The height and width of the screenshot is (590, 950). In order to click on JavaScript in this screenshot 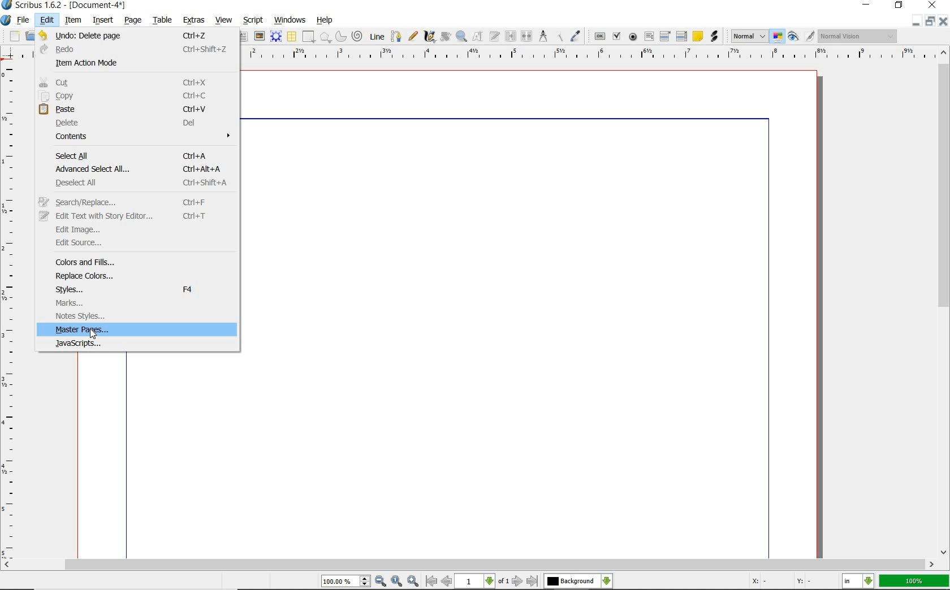, I will do `click(139, 344)`.